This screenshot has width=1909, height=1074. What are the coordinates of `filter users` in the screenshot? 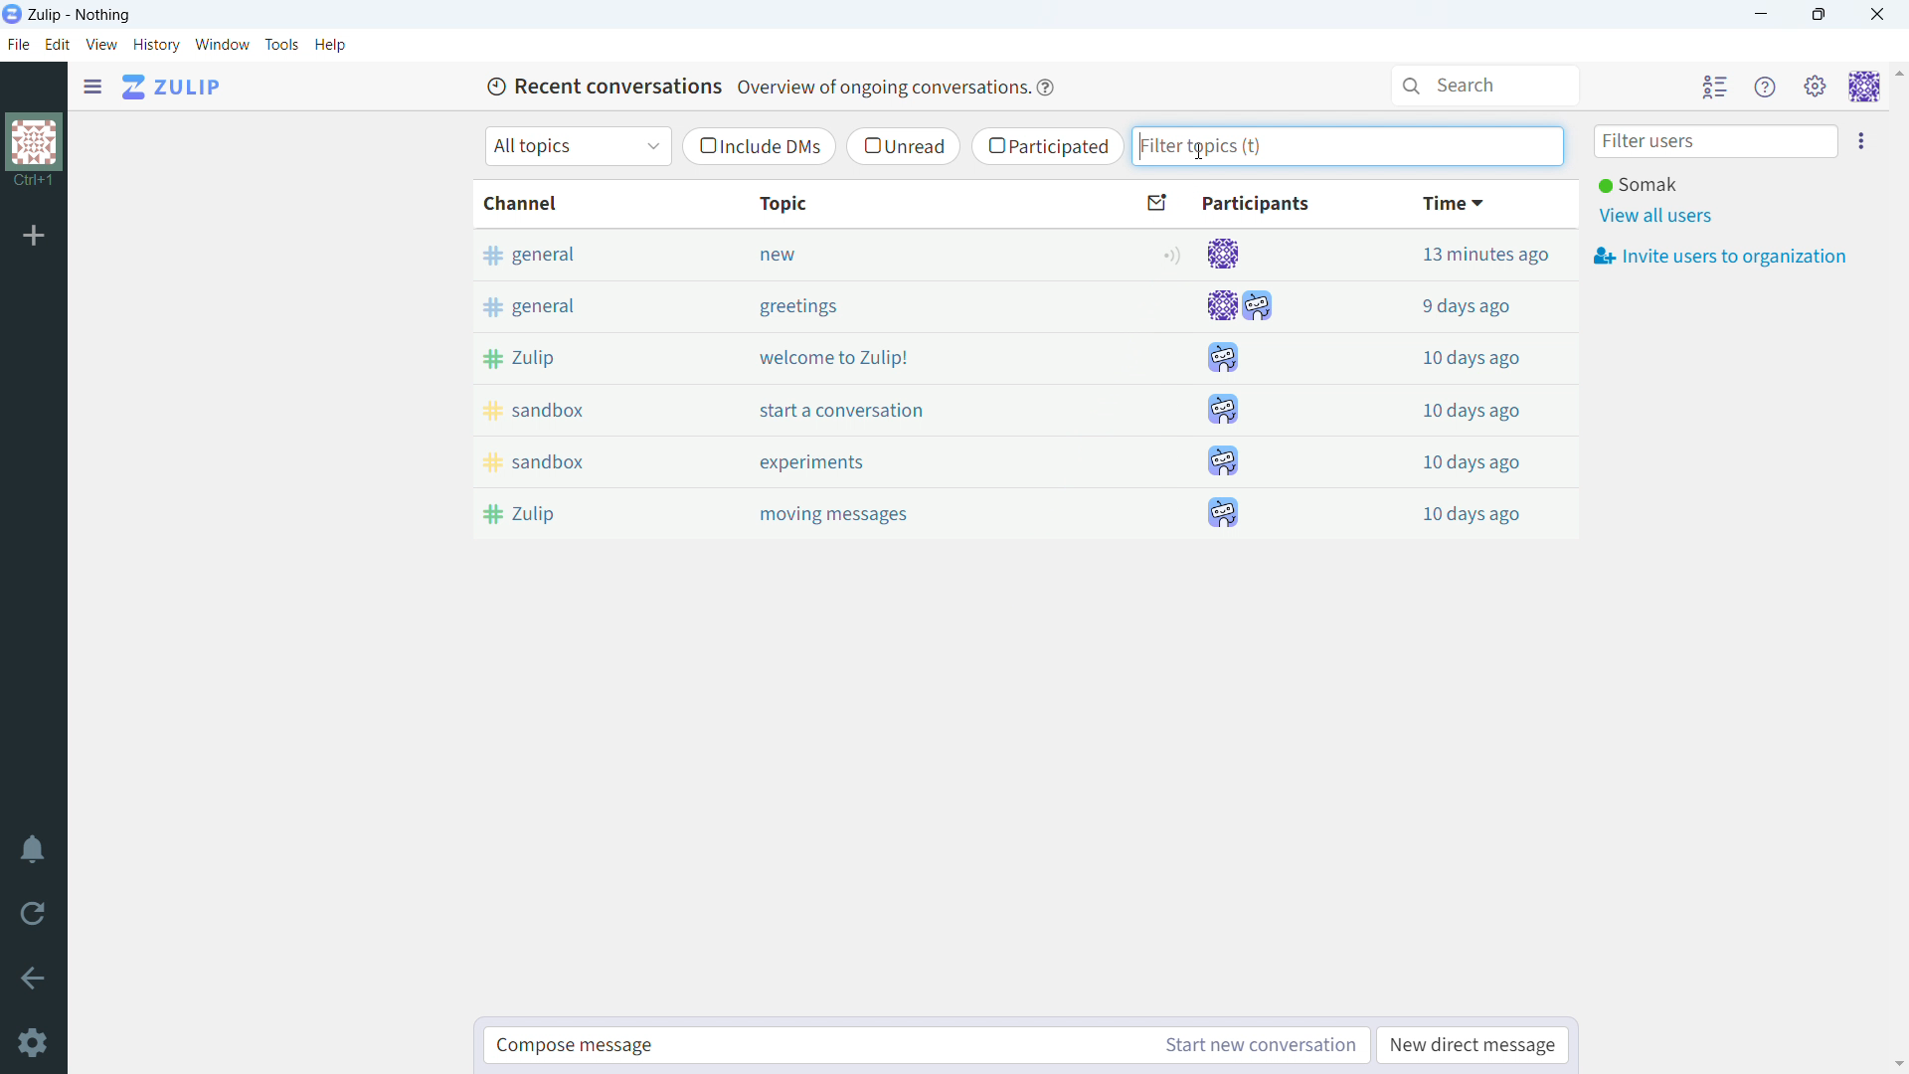 It's located at (1717, 142).